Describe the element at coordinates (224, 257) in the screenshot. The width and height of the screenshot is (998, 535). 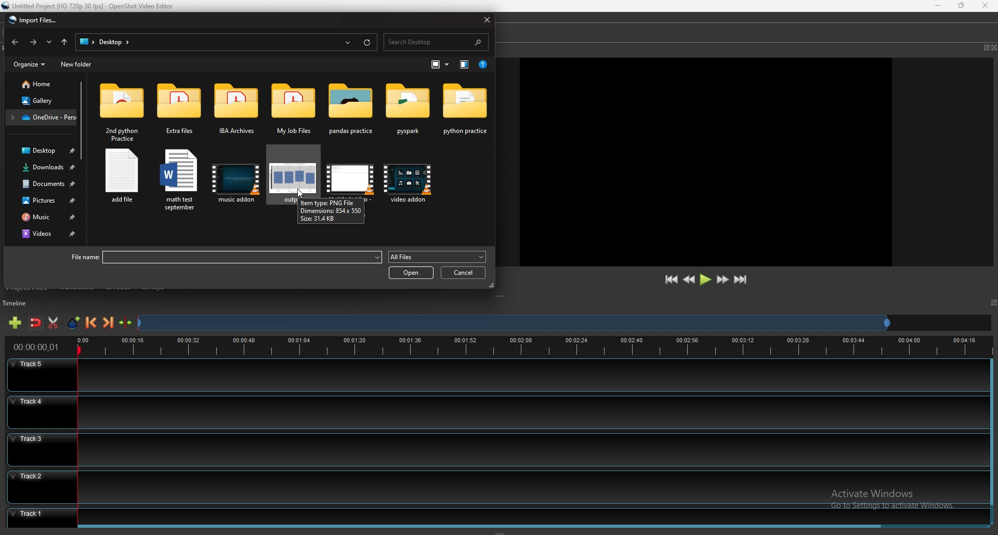
I see `file` at that location.